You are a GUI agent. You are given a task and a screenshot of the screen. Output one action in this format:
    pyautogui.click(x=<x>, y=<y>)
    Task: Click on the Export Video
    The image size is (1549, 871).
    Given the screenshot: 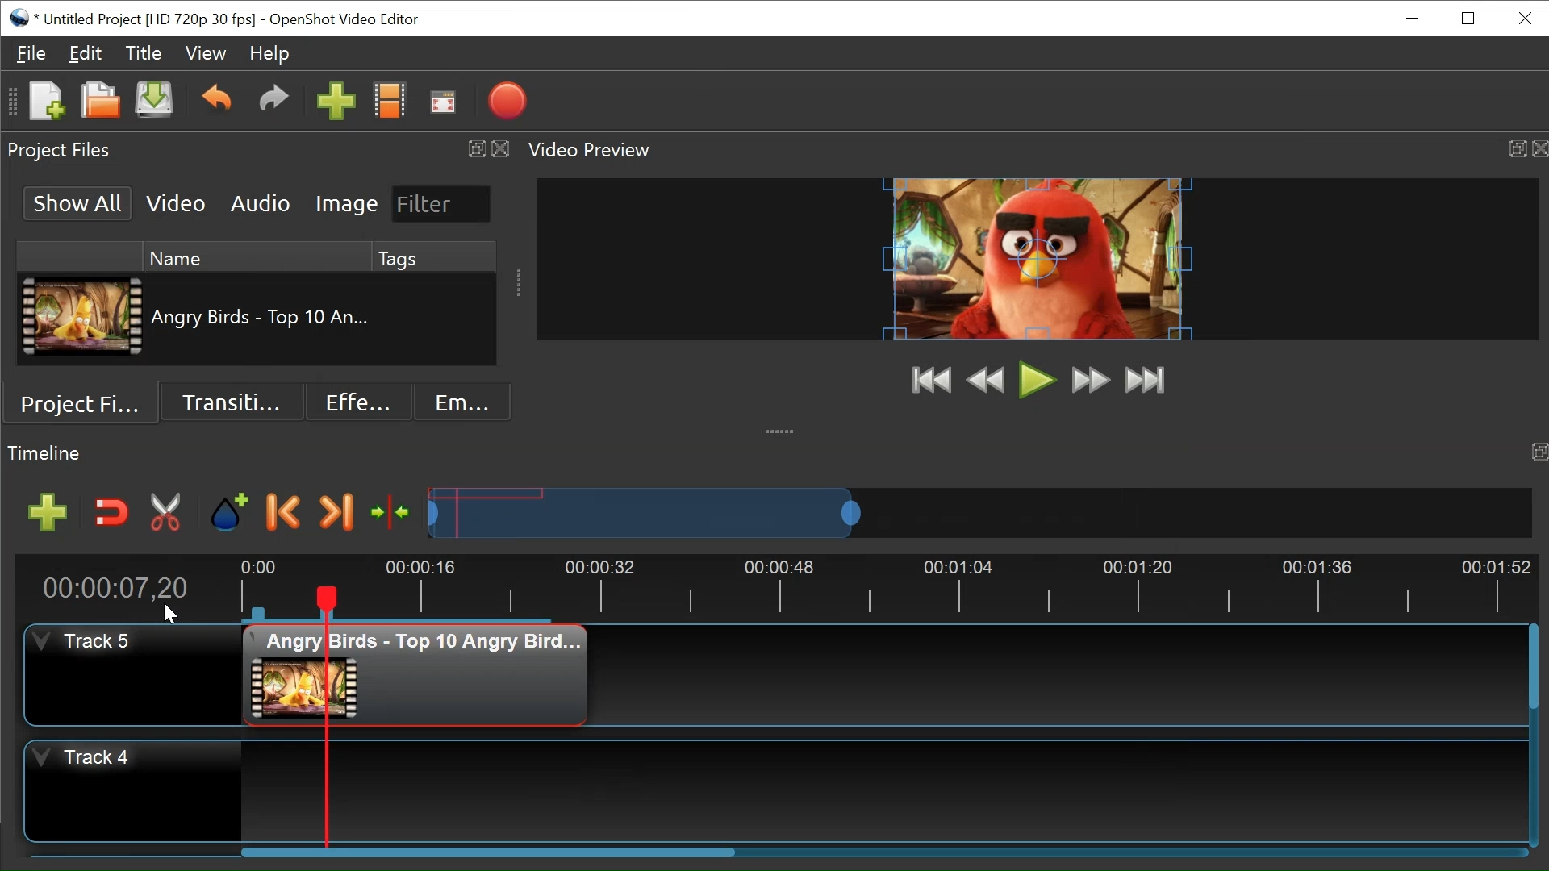 What is the action you would take?
    pyautogui.click(x=507, y=102)
    